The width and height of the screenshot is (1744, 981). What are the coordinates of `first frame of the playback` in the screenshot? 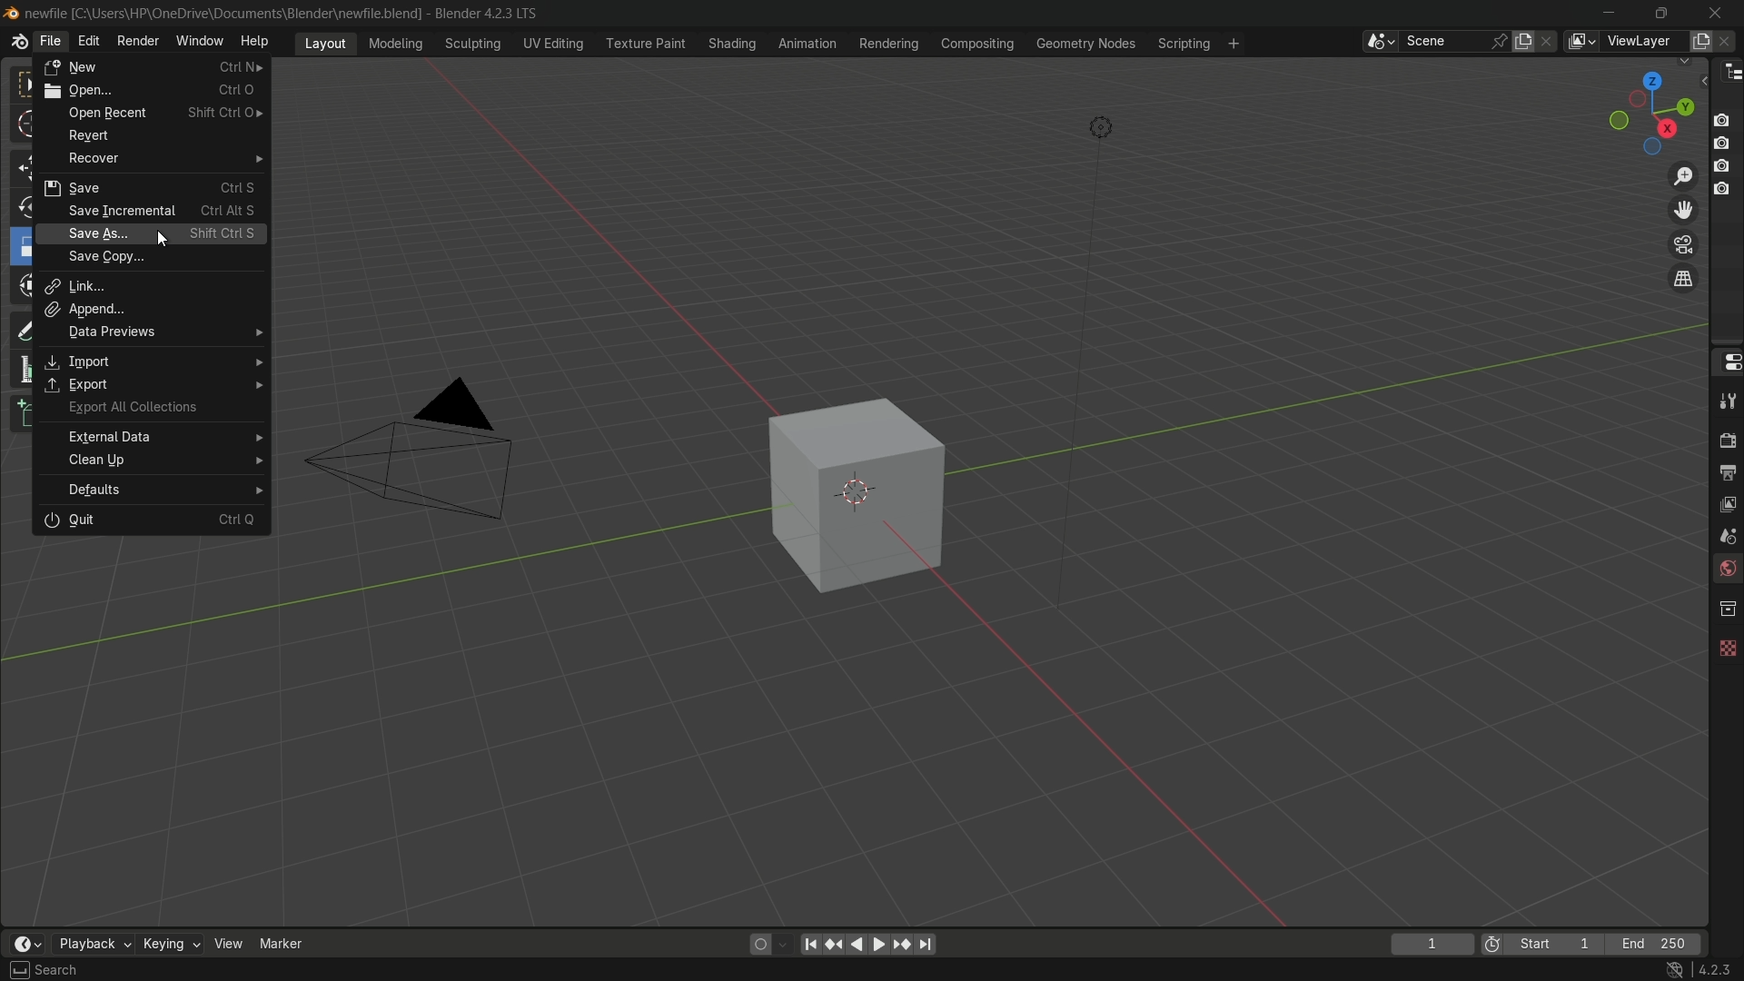 It's located at (1542, 944).